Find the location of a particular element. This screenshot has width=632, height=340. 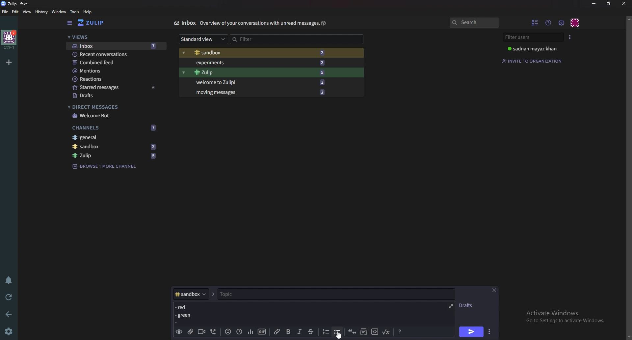

Channel is located at coordinates (191, 294).